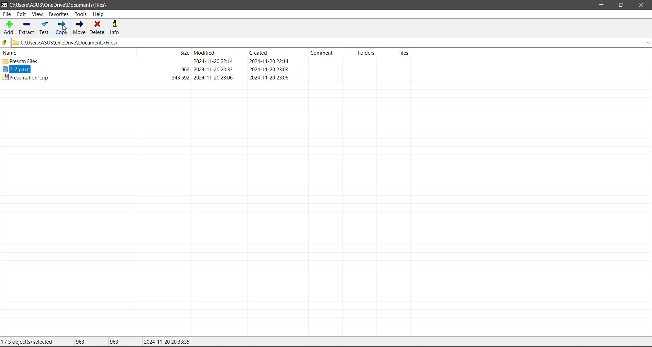 Image resolution: width=652 pixels, height=347 pixels. Describe the element at coordinates (4, 42) in the screenshot. I see `Move Up one level` at that location.